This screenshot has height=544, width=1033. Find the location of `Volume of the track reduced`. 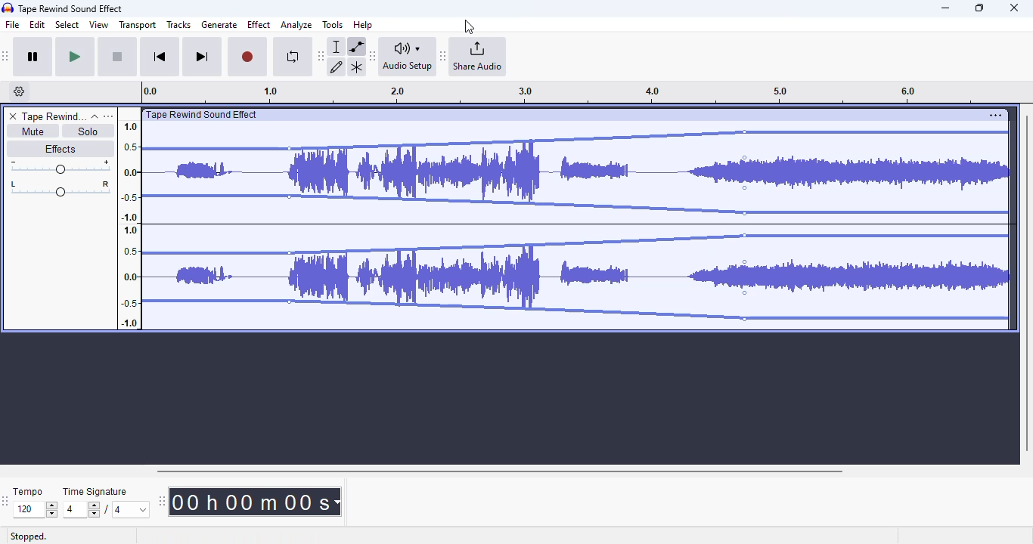

Volume of the track reduced is located at coordinates (212, 219).